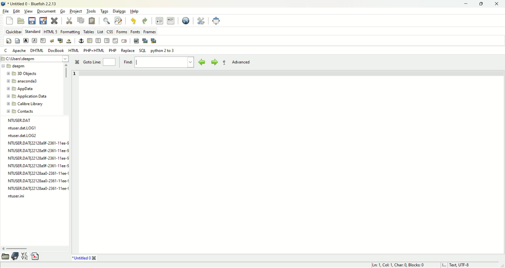 The height and width of the screenshot is (268, 505). What do you see at coordinates (463, 265) in the screenshot?
I see `text, UTF-8` at bounding box center [463, 265].